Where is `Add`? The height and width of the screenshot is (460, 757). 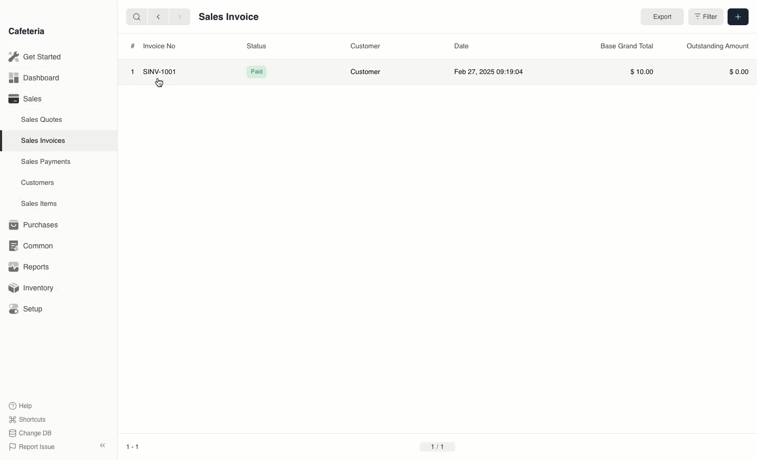 Add is located at coordinates (738, 16).